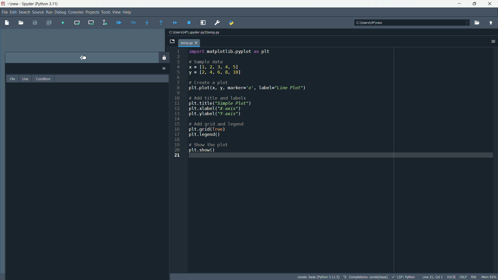 This screenshot has height=280, width=498. What do you see at coordinates (477, 23) in the screenshot?
I see `browse directory` at bounding box center [477, 23].